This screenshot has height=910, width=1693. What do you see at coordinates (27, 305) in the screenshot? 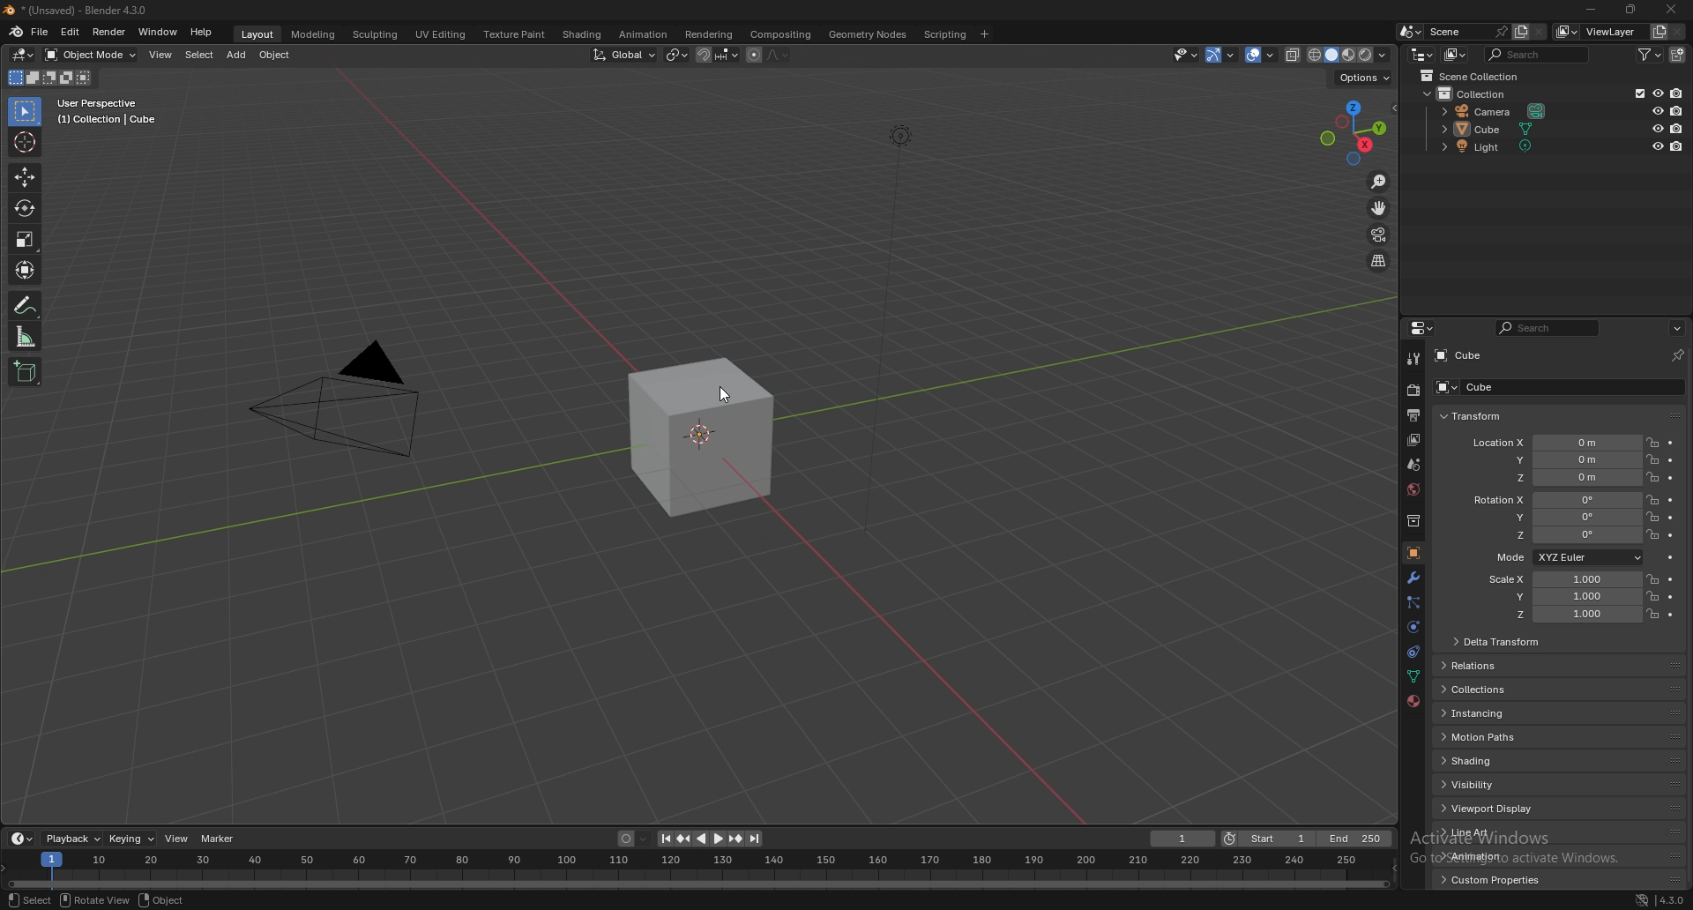
I see `annotate` at bounding box center [27, 305].